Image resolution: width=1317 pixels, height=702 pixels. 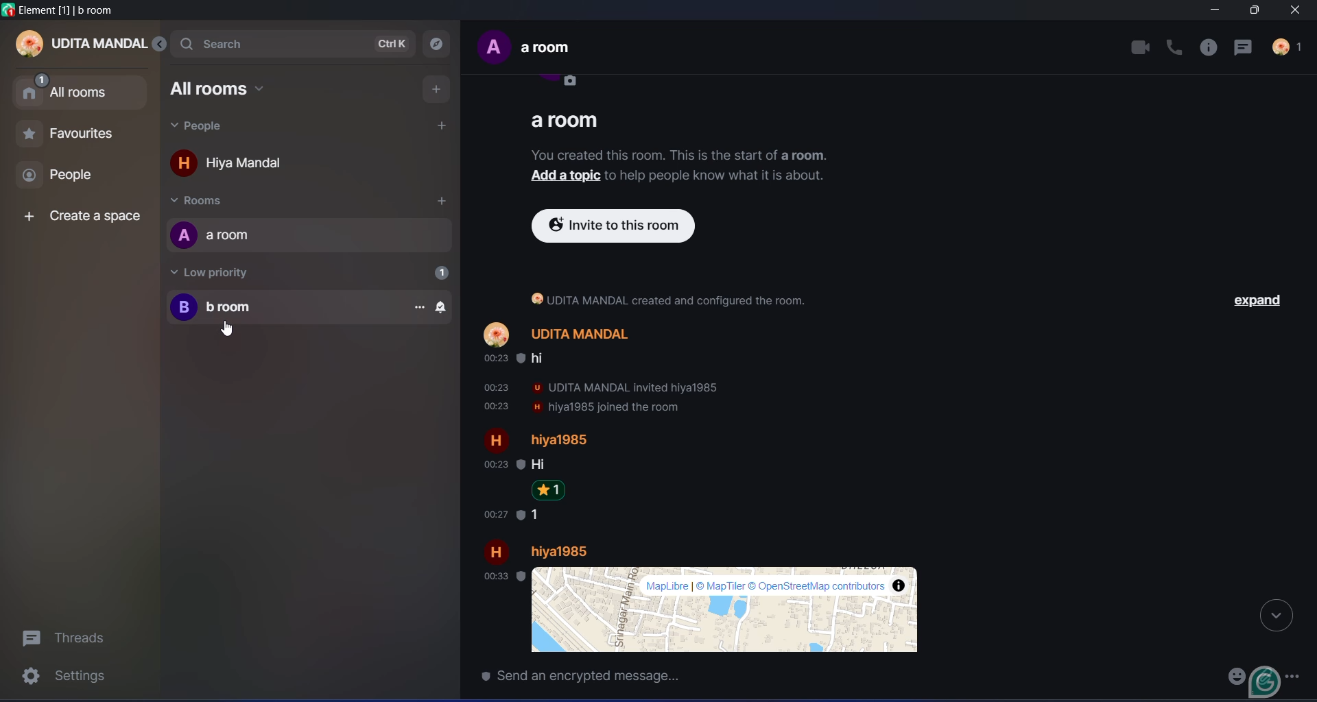 I want to click on ‘Add a topic, so click(x=561, y=175).